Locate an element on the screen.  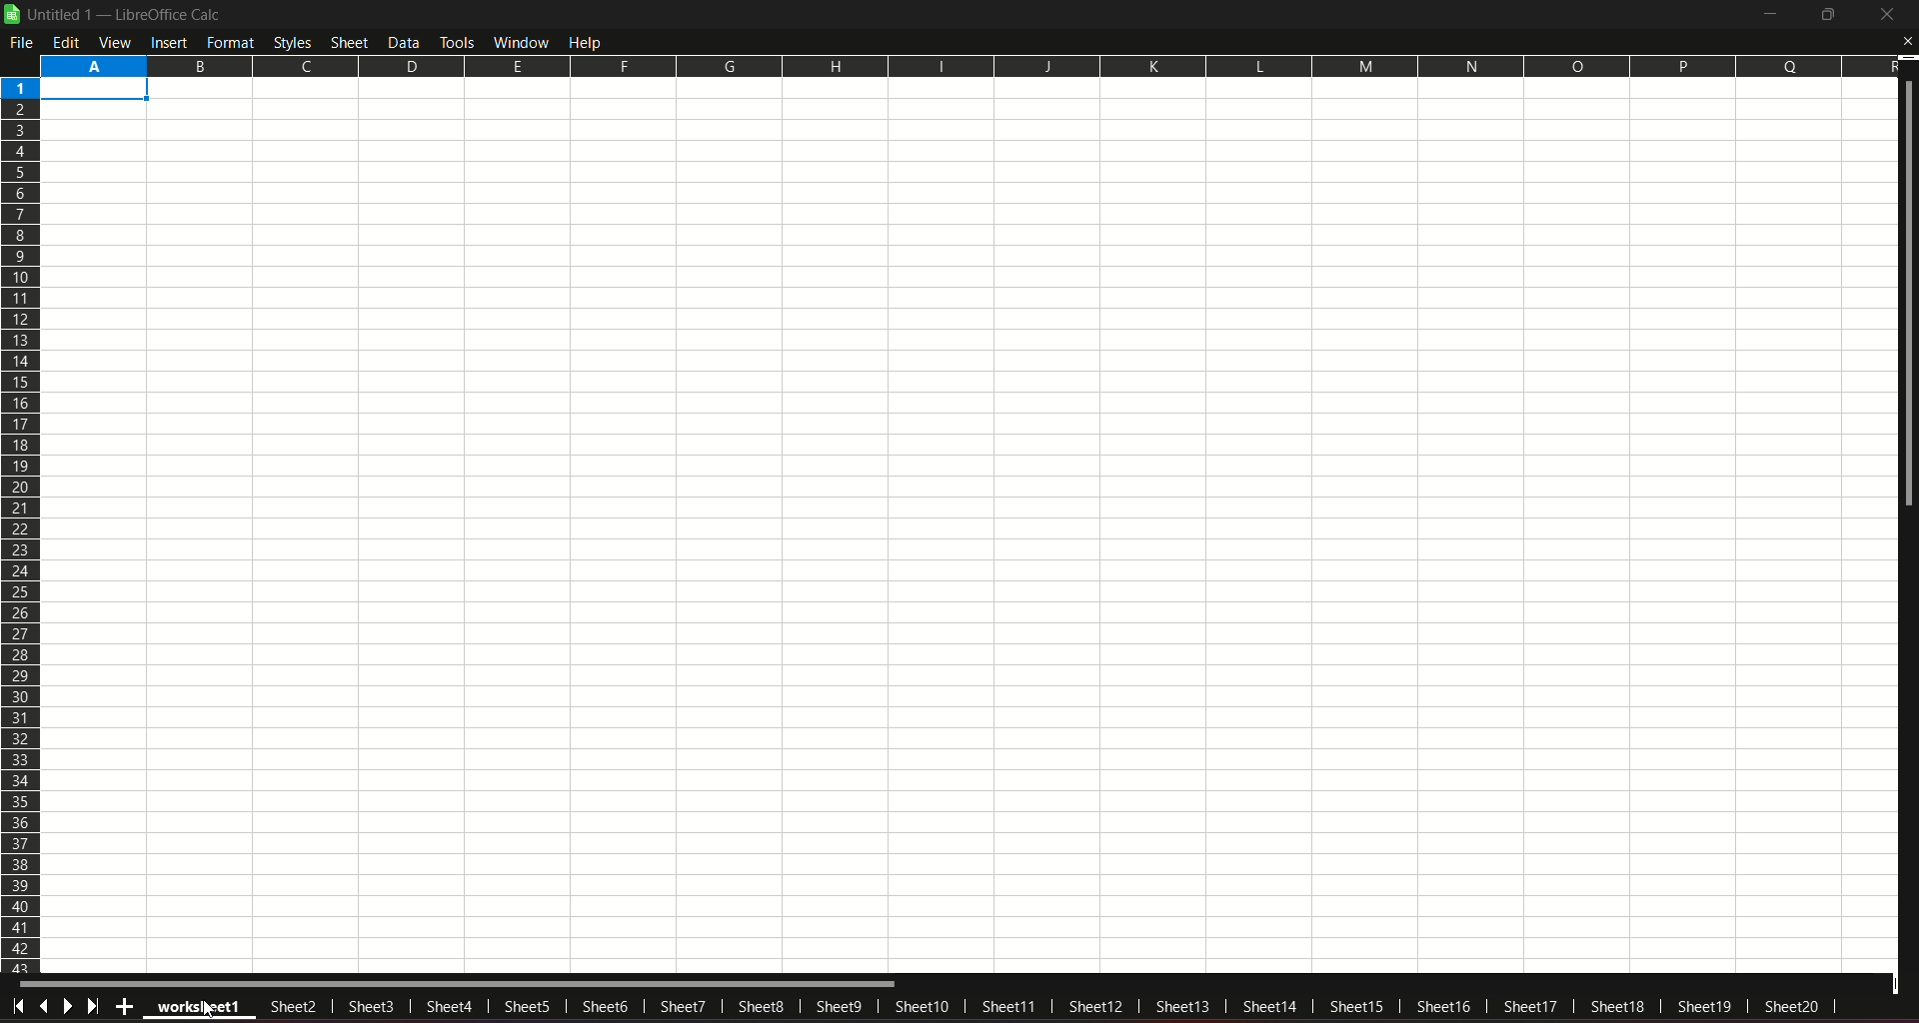
sheet6 is located at coordinates (605, 1006).